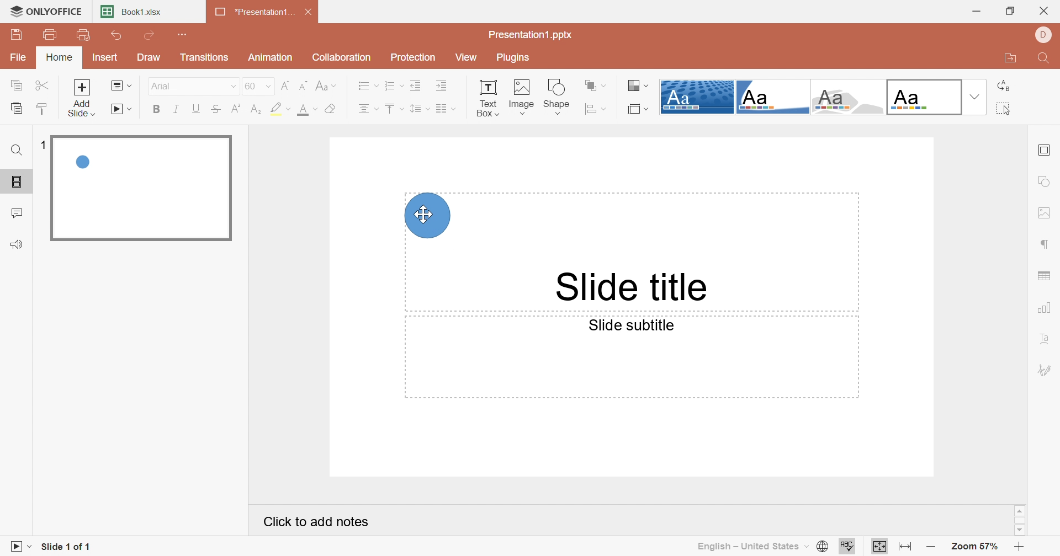 This screenshot has width=1060, height=556. I want to click on View, so click(471, 58).